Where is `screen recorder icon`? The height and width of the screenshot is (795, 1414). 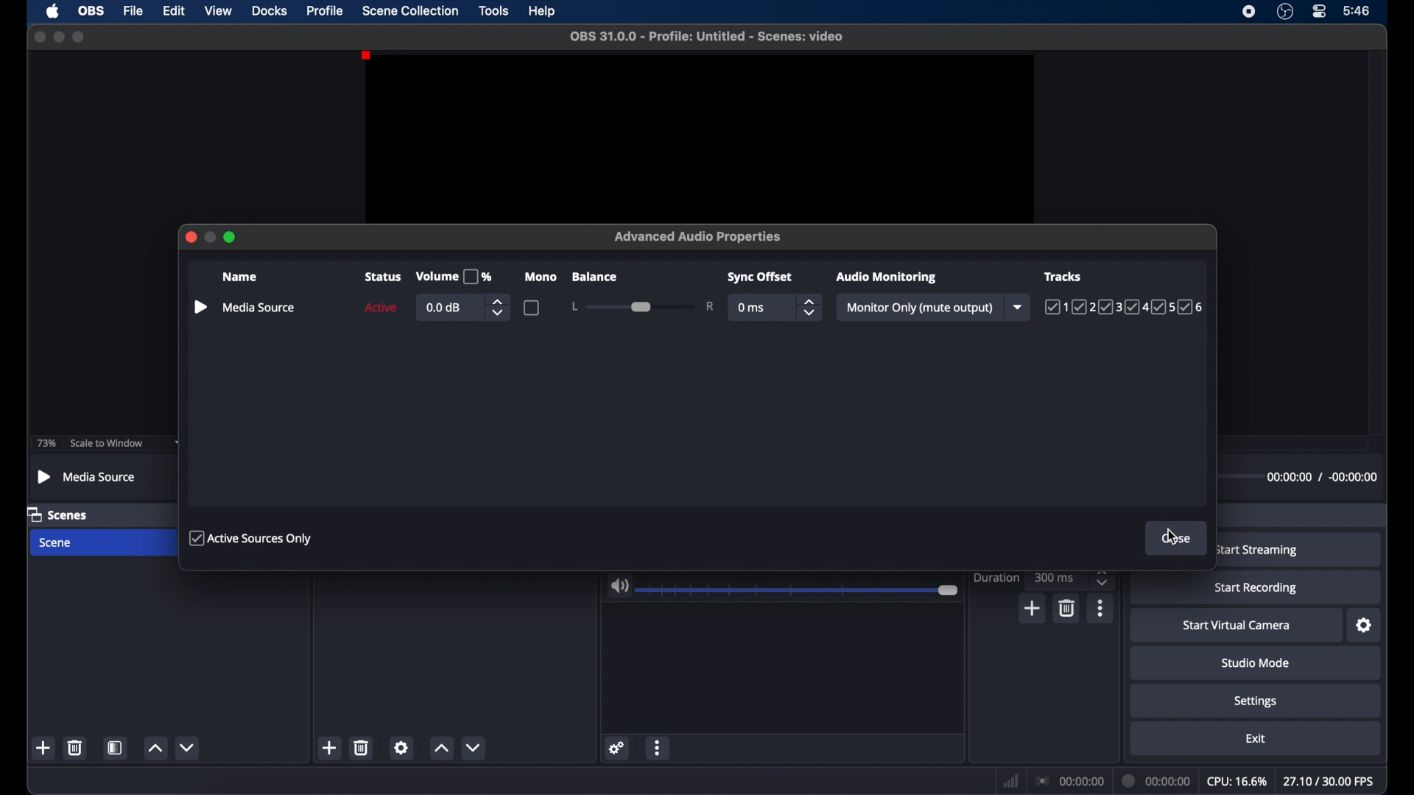 screen recorder icon is located at coordinates (1249, 10).